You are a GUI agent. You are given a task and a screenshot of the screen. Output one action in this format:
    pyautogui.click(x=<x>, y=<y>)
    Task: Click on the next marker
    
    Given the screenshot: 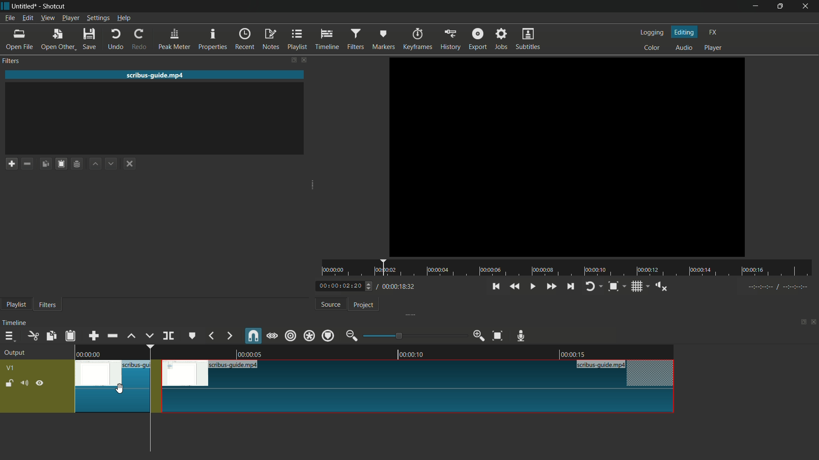 What is the action you would take?
    pyautogui.click(x=230, y=336)
    